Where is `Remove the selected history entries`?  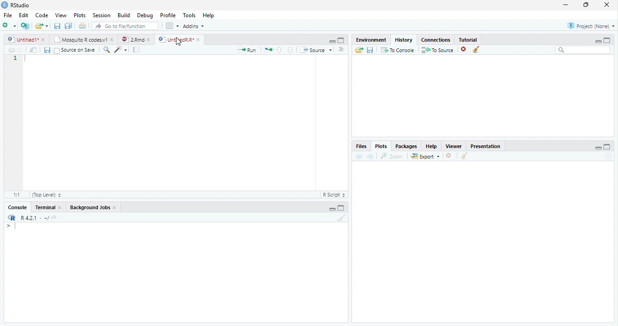
Remove the selected history entries is located at coordinates (464, 50).